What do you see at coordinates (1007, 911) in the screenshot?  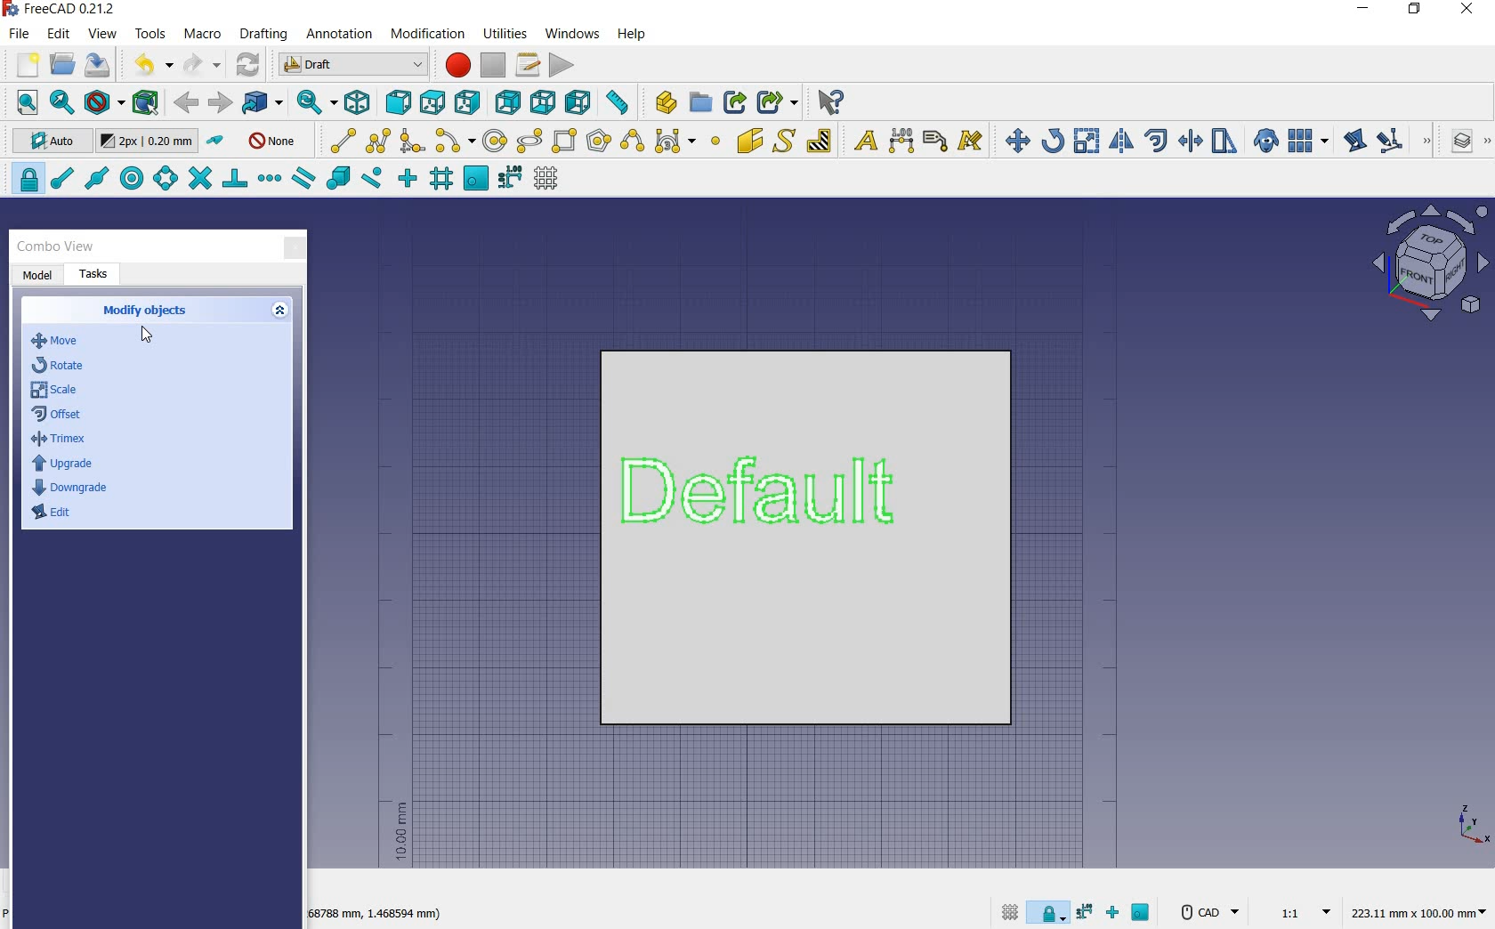 I see `toggle grid` at bounding box center [1007, 911].